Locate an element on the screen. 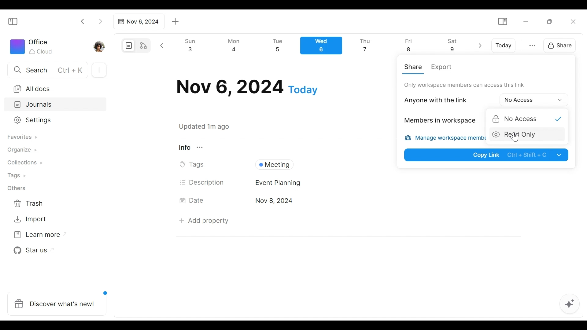 This screenshot has height=330, width=587. Profile photo is located at coordinates (100, 45).